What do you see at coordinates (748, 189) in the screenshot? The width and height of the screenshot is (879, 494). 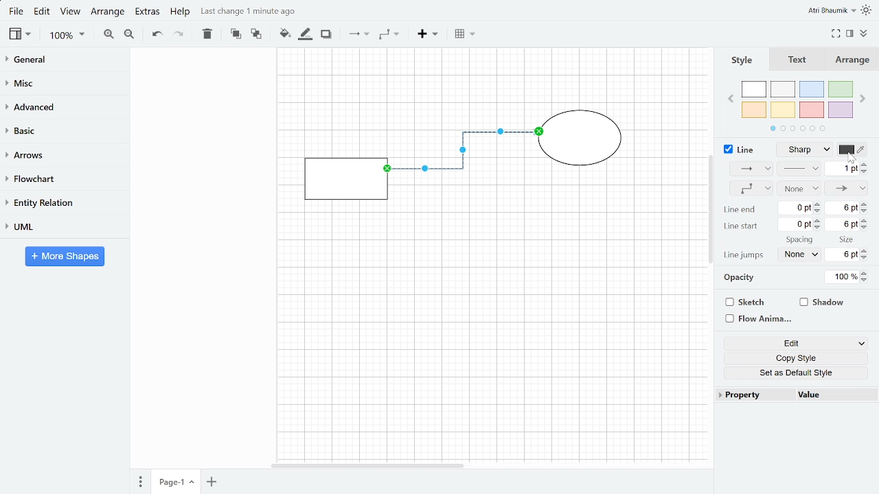 I see `Waypoints` at bounding box center [748, 189].